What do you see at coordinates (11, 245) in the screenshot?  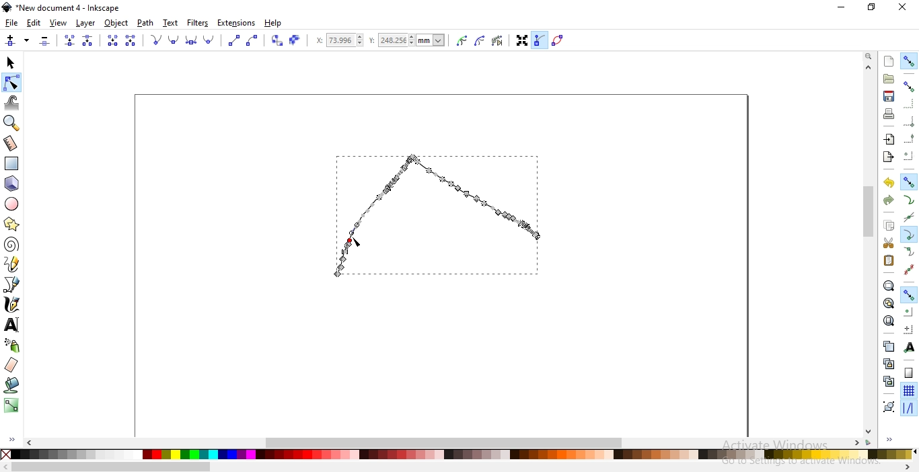 I see `create spirals` at bounding box center [11, 245].